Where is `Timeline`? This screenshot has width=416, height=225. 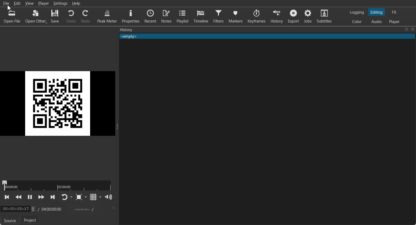 Timeline is located at coordinates (200, 15).